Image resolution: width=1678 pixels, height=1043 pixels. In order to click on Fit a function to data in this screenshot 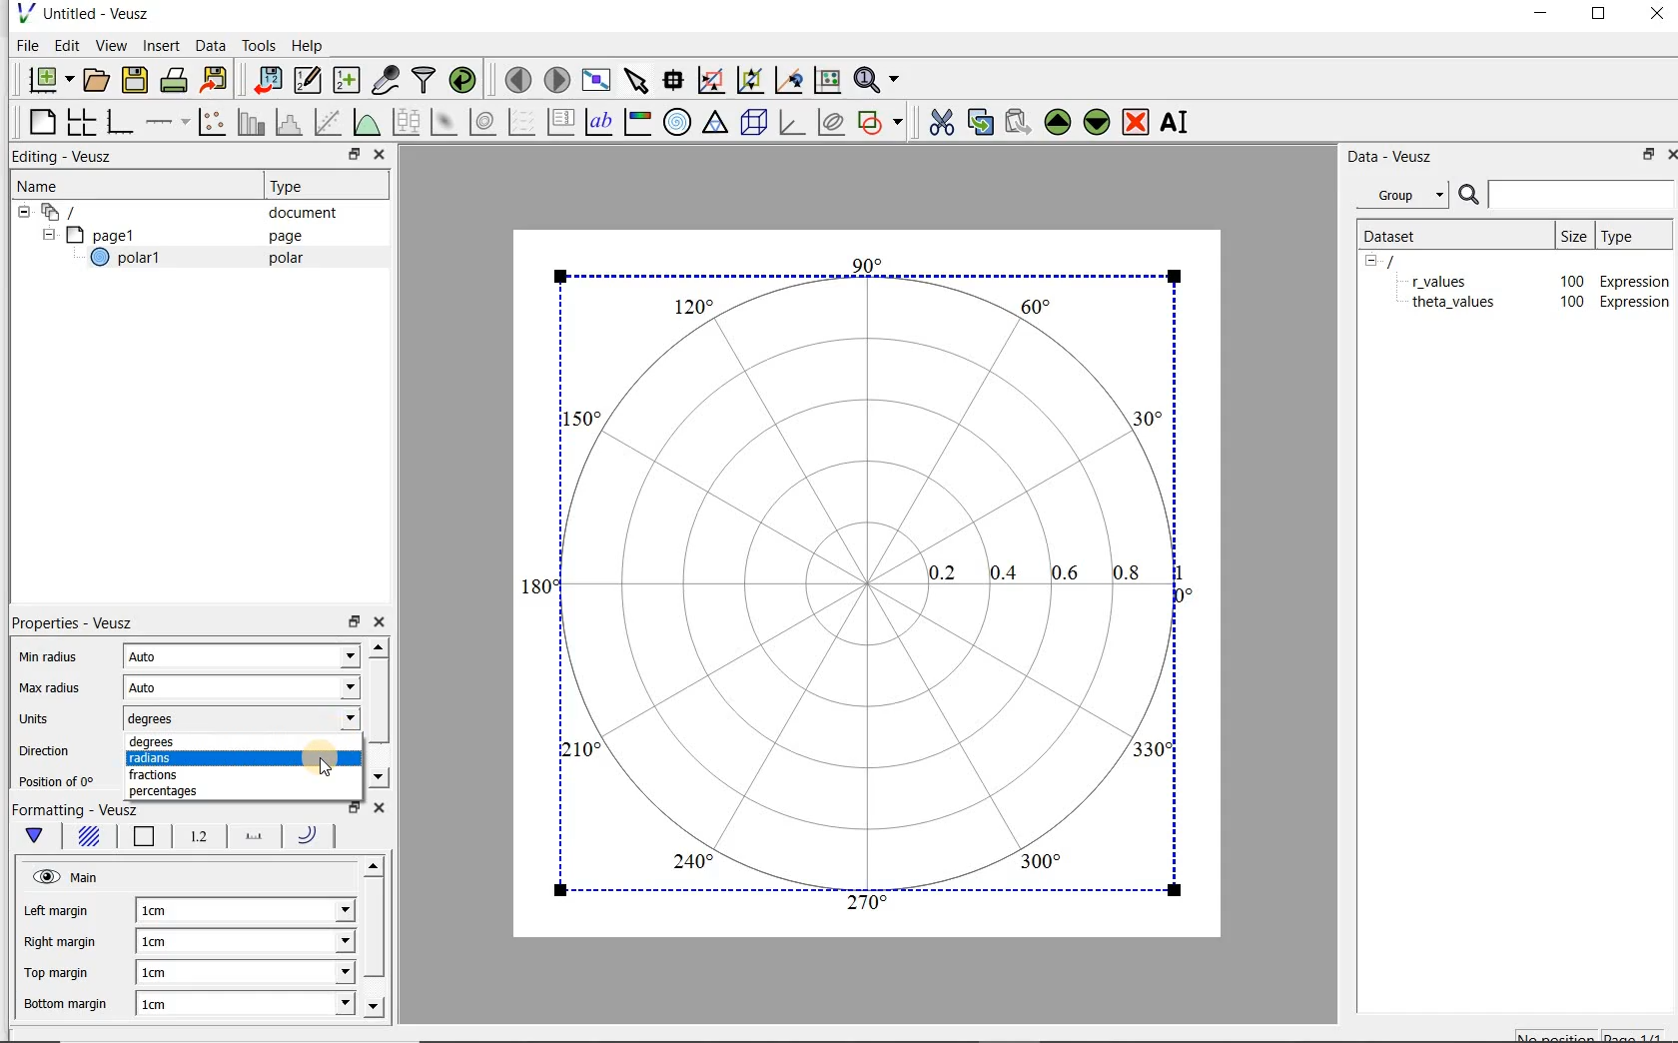, I will do `click(331, 122)`.